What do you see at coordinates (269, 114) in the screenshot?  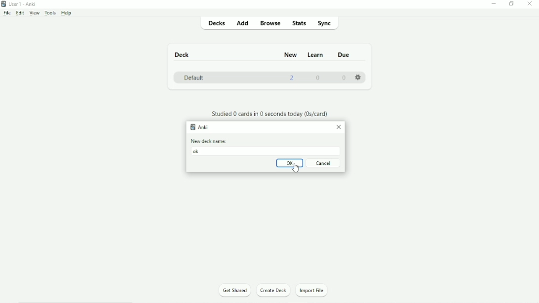 I see `Studied 0 cards in 0 seconds today.` at bounding box center [269, 114].